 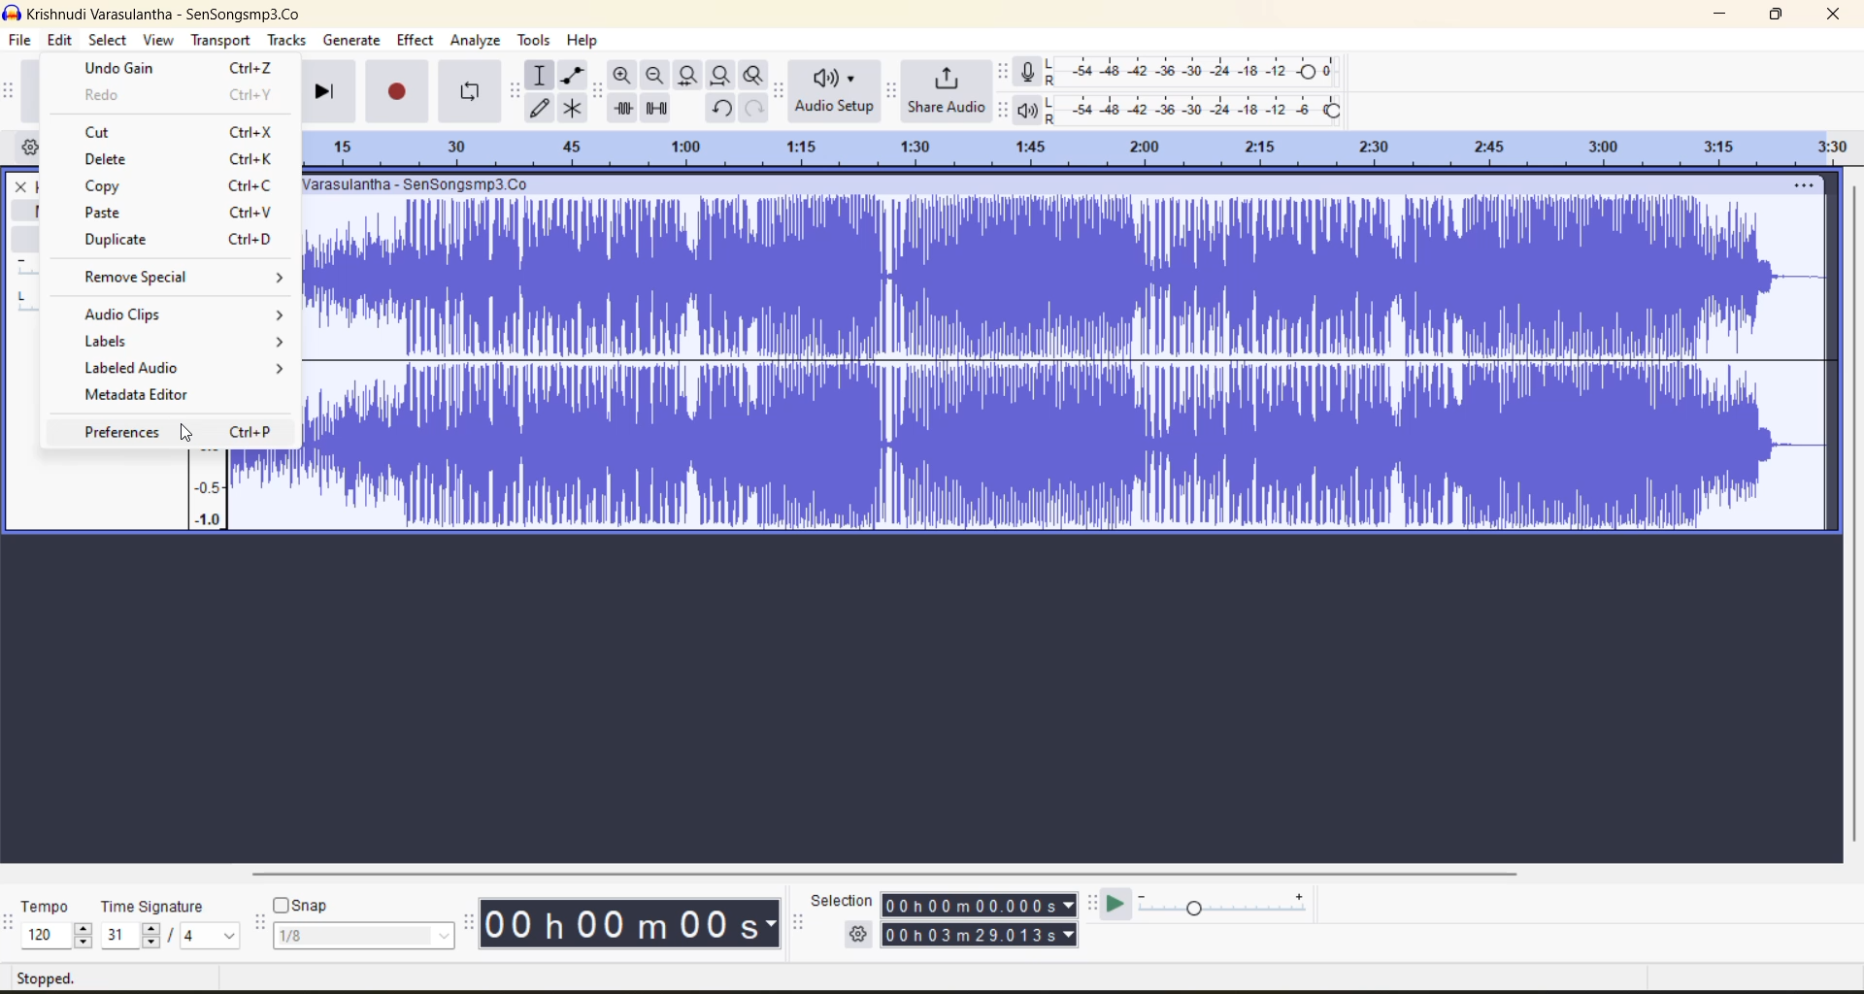 I want to click on minimize, so click(x=1725, y=17).